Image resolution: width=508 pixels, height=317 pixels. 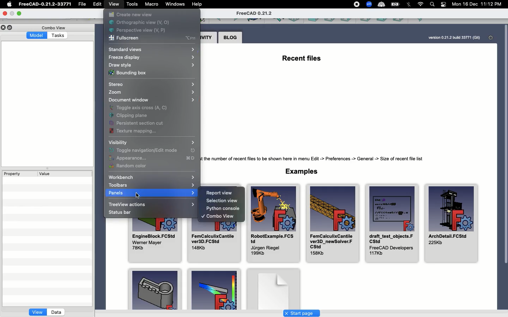 What do you see at coordinates (301, 60) in the screenshot?
I see `Recent files` at bounding box center [301, 60].